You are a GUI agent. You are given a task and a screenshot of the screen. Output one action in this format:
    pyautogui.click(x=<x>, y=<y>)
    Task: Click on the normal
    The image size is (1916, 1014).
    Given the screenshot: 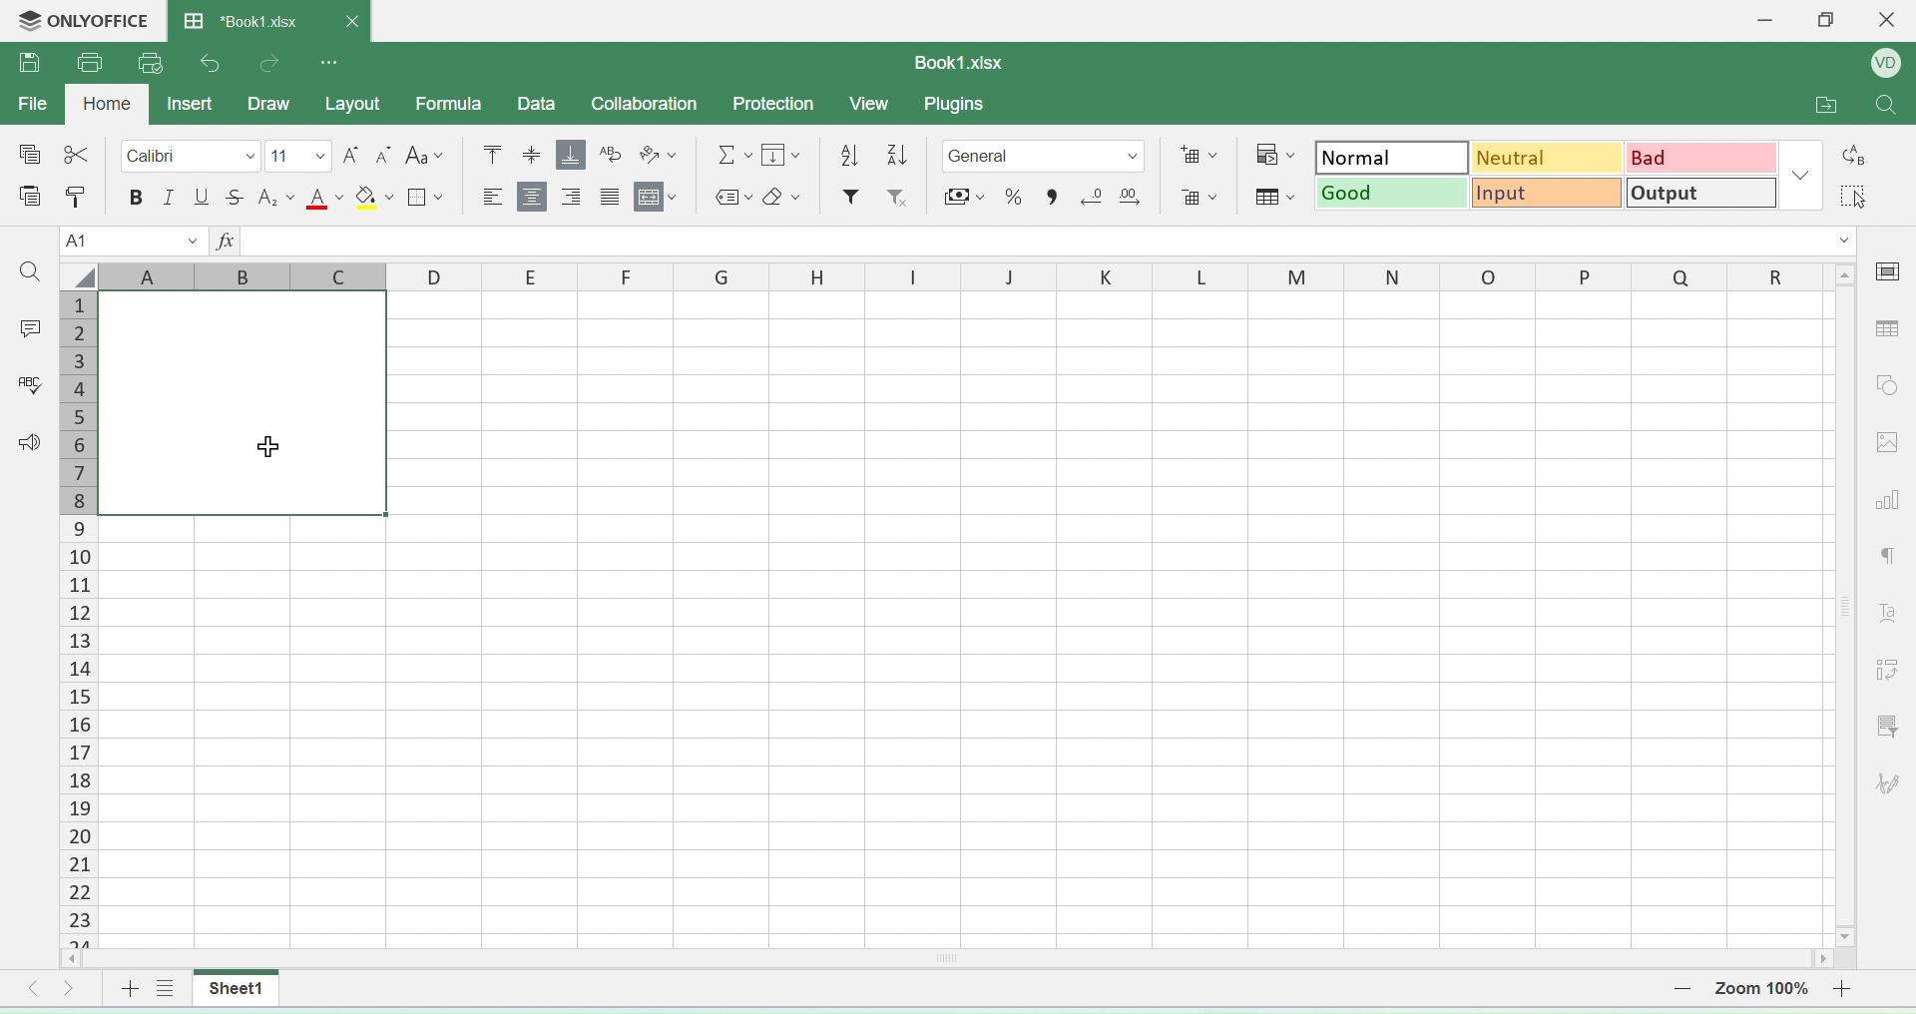 What is the action you would take?
    pyautogui.click(x=1388, y=156)
    